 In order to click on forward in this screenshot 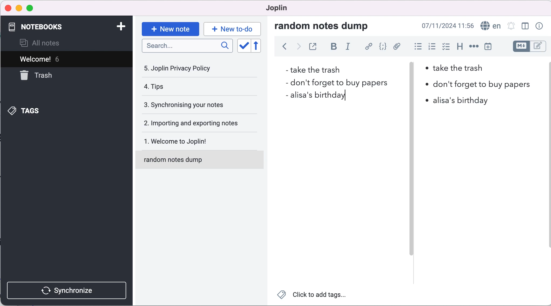, I will do `click(297, 48)`.